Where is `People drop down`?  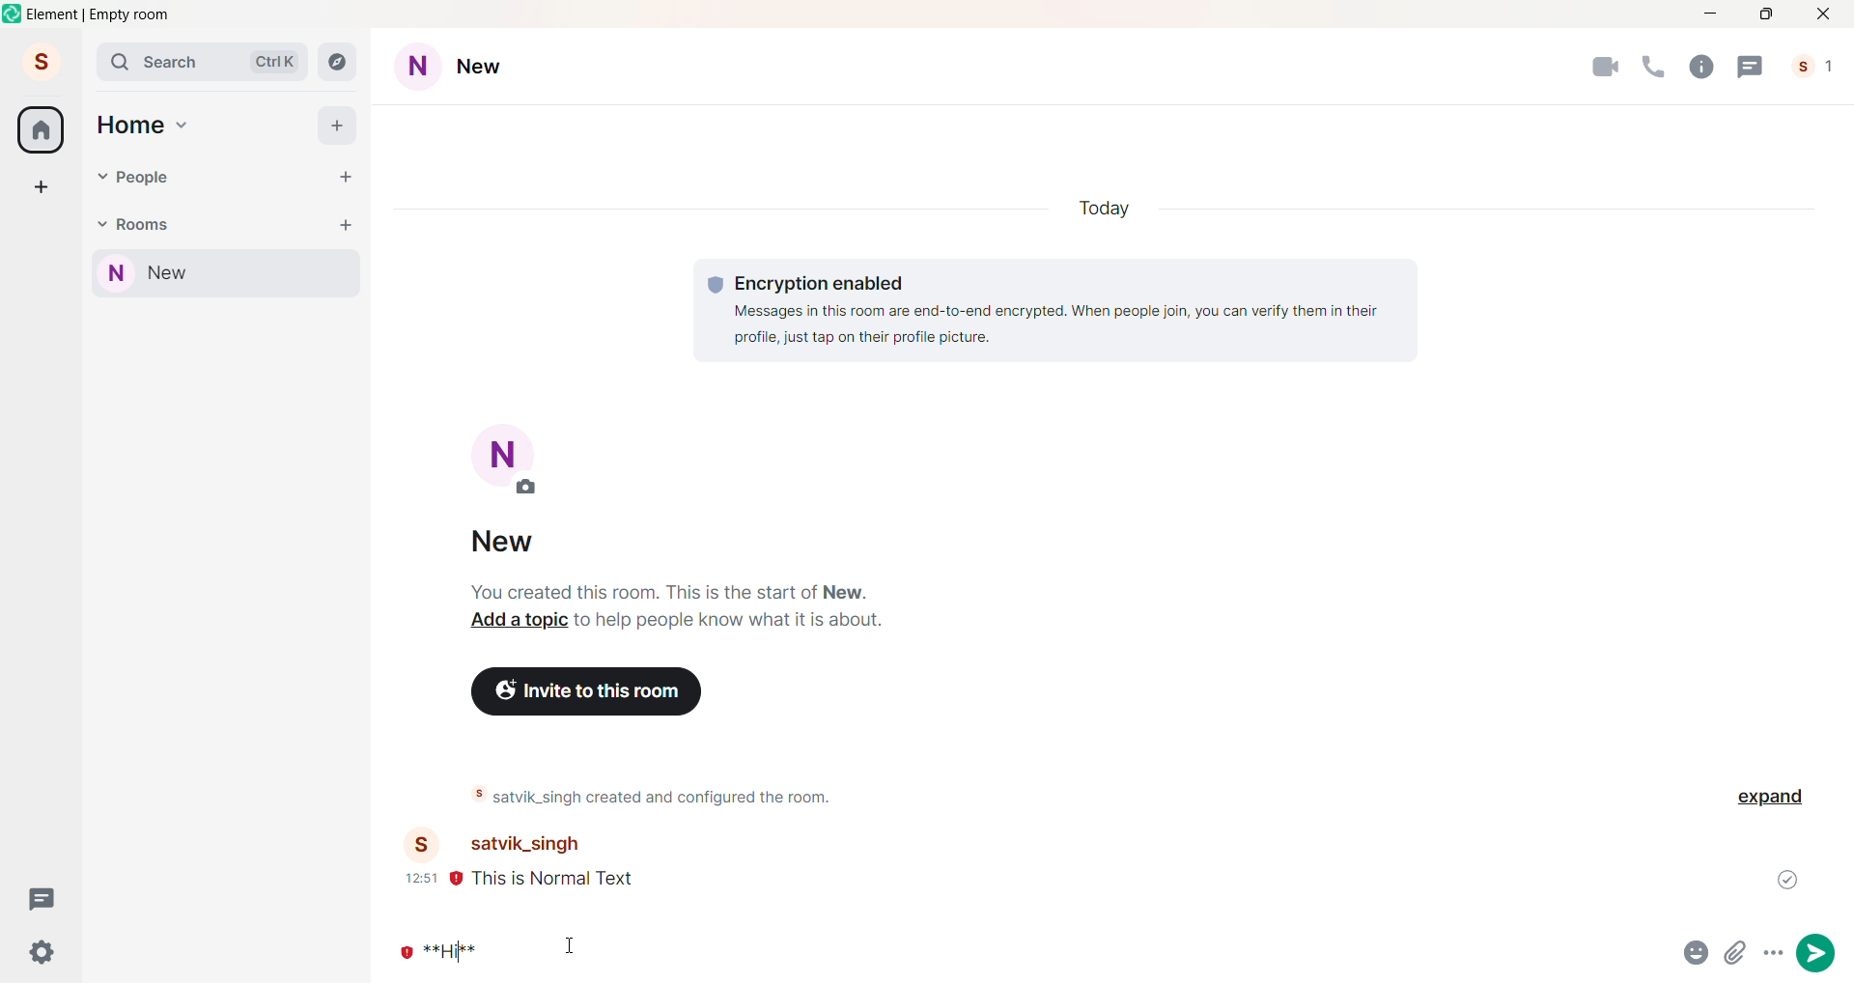
People drop down is located at coordinates (101, 177).